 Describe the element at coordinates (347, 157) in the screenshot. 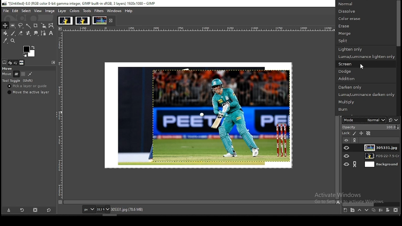

I see `layer visibility on/off` at that location.